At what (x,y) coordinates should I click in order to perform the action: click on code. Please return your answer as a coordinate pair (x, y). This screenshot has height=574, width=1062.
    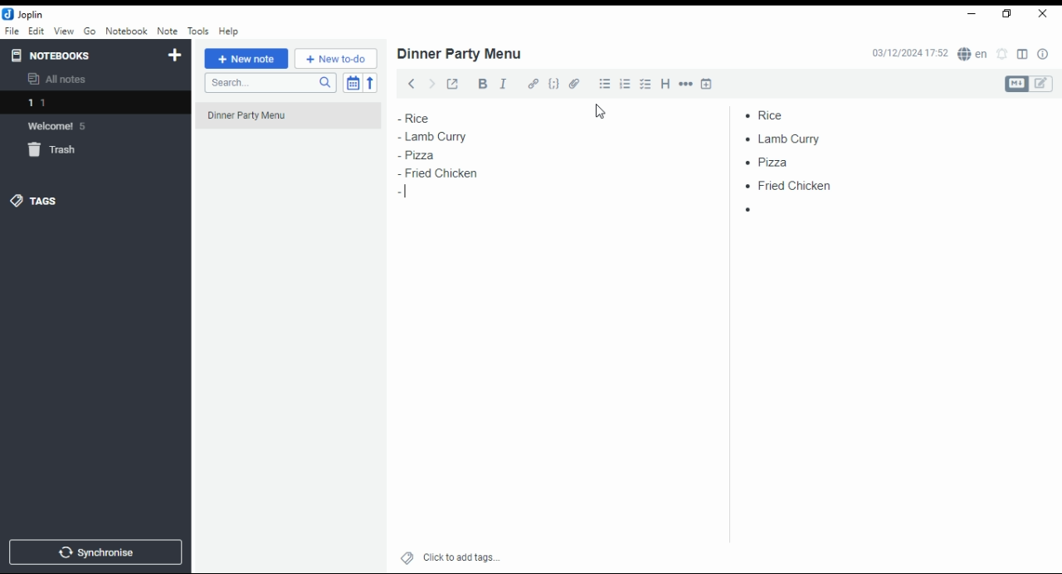
    Looking at the image, I should click on (554, 85).